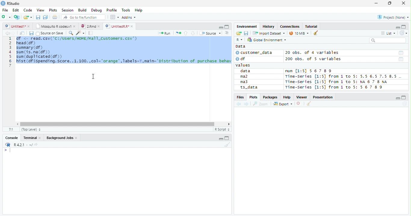  What do you see at coordinates (129, 17) in the screenshot?
I see `Addins` at bounding box center [129, 17].